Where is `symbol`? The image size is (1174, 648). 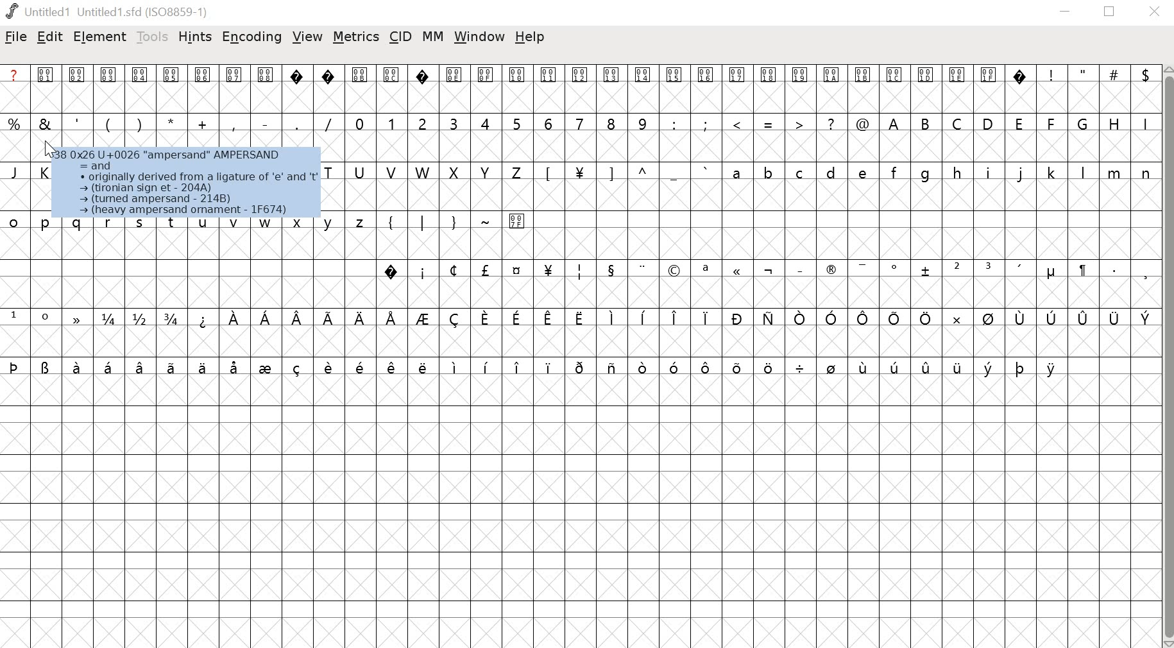
symbol is located at coordinates (609, 269).